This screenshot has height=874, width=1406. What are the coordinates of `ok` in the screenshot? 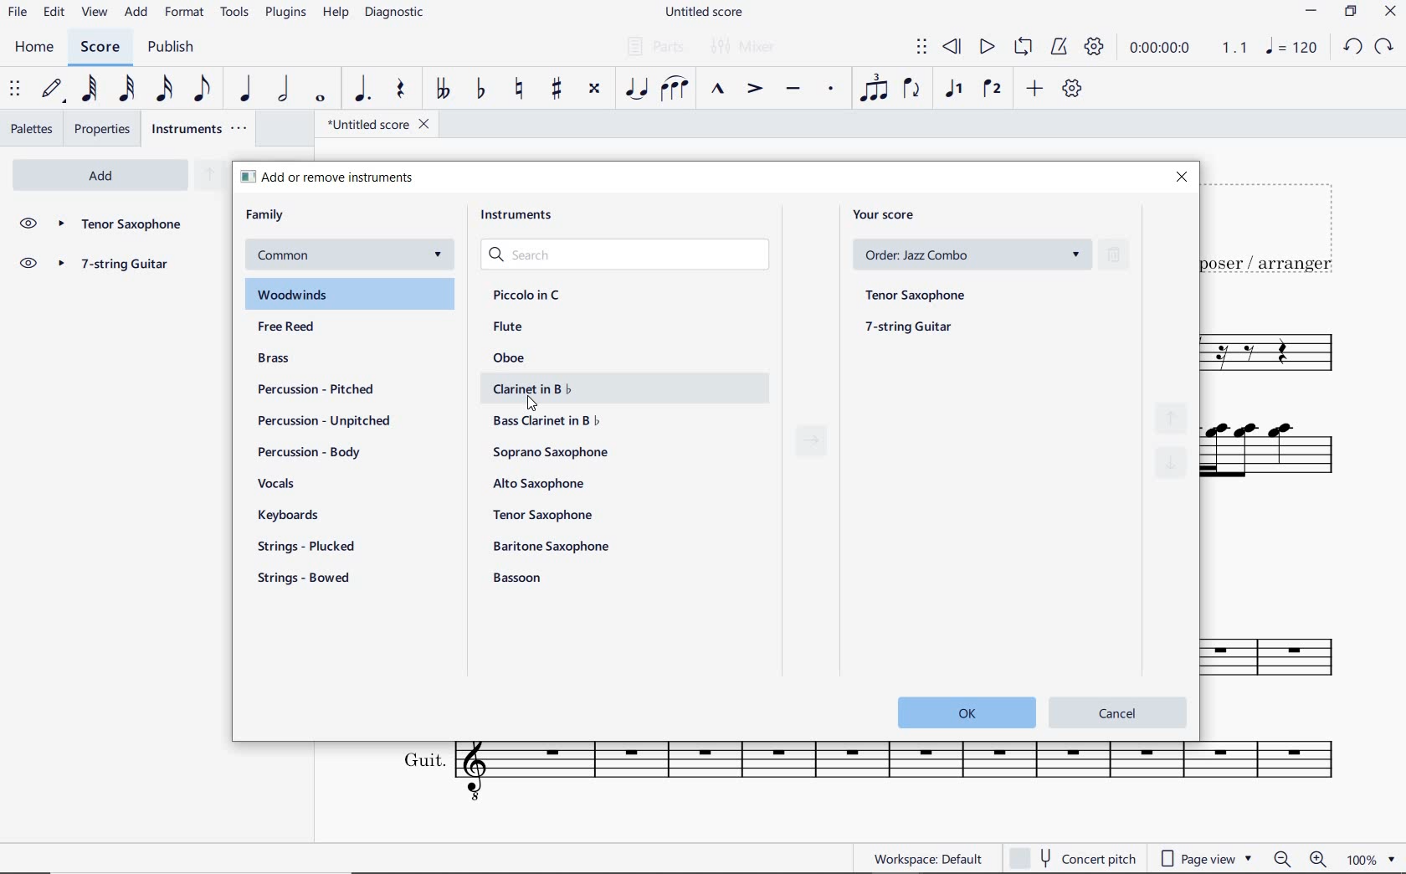 It's located at (961, 712).